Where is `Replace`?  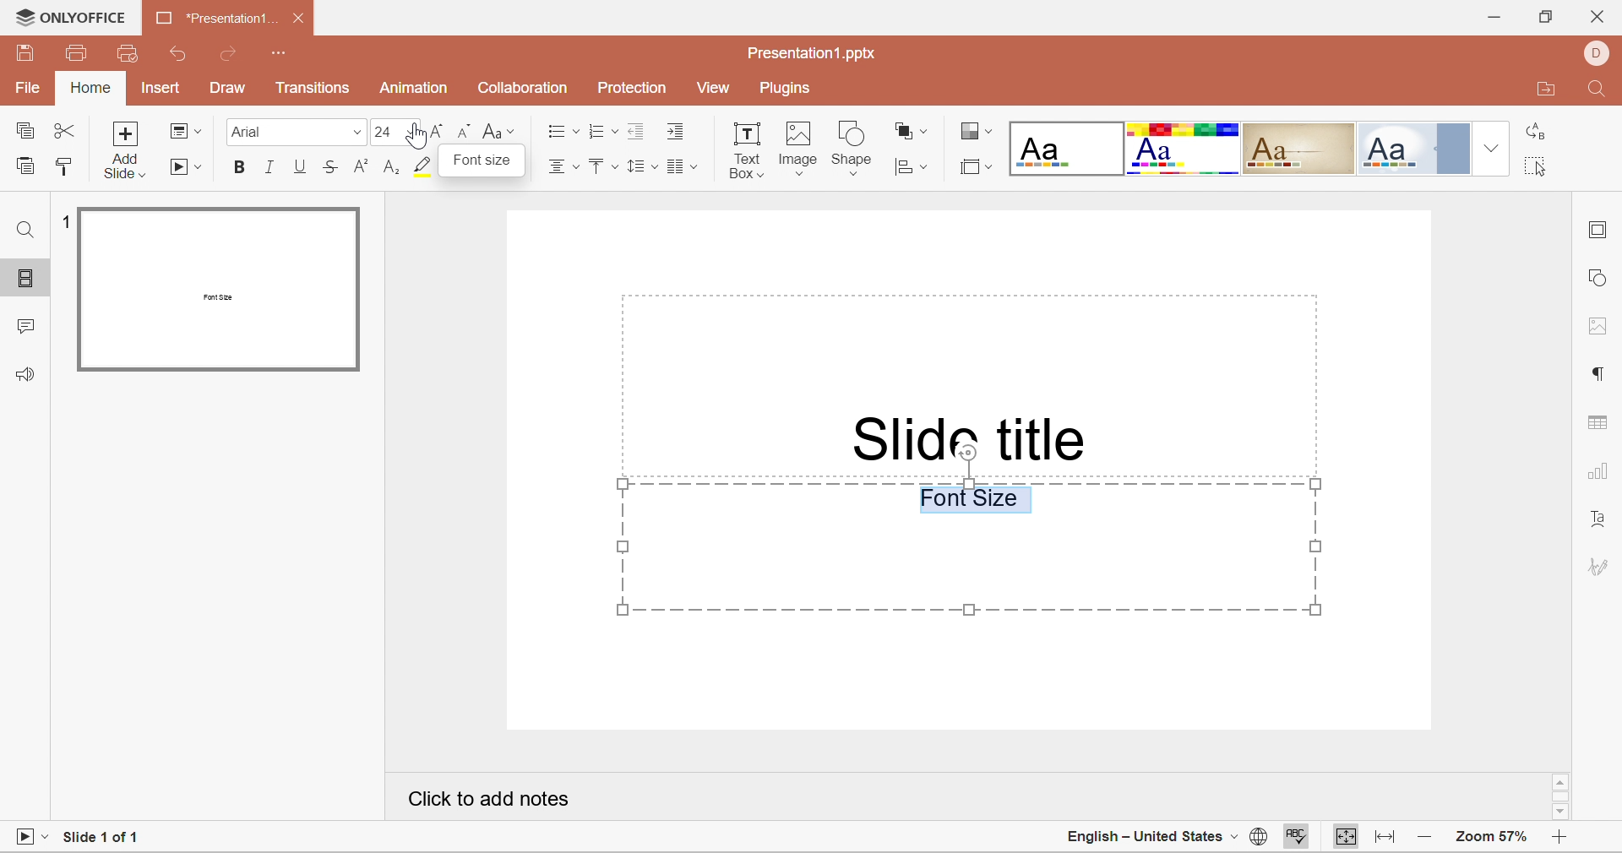 Replace is located at coordinates (1538, 133).